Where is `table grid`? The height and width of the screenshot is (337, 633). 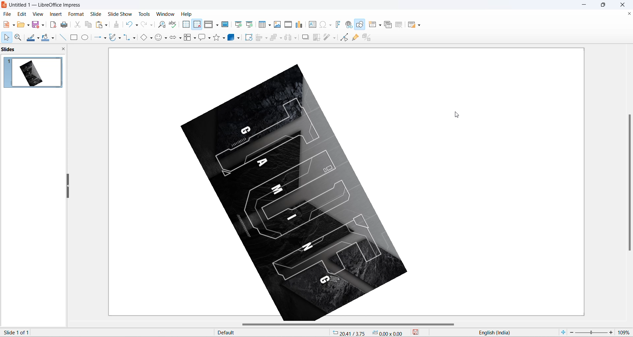
table grid is located at coordinates (270, 25).